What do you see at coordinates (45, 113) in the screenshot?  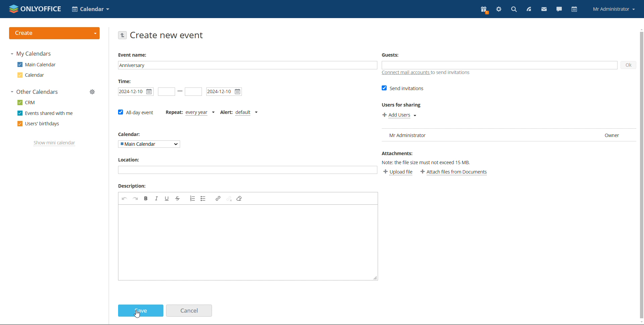 I see `events shared with me` at bounding box center [45, 113].